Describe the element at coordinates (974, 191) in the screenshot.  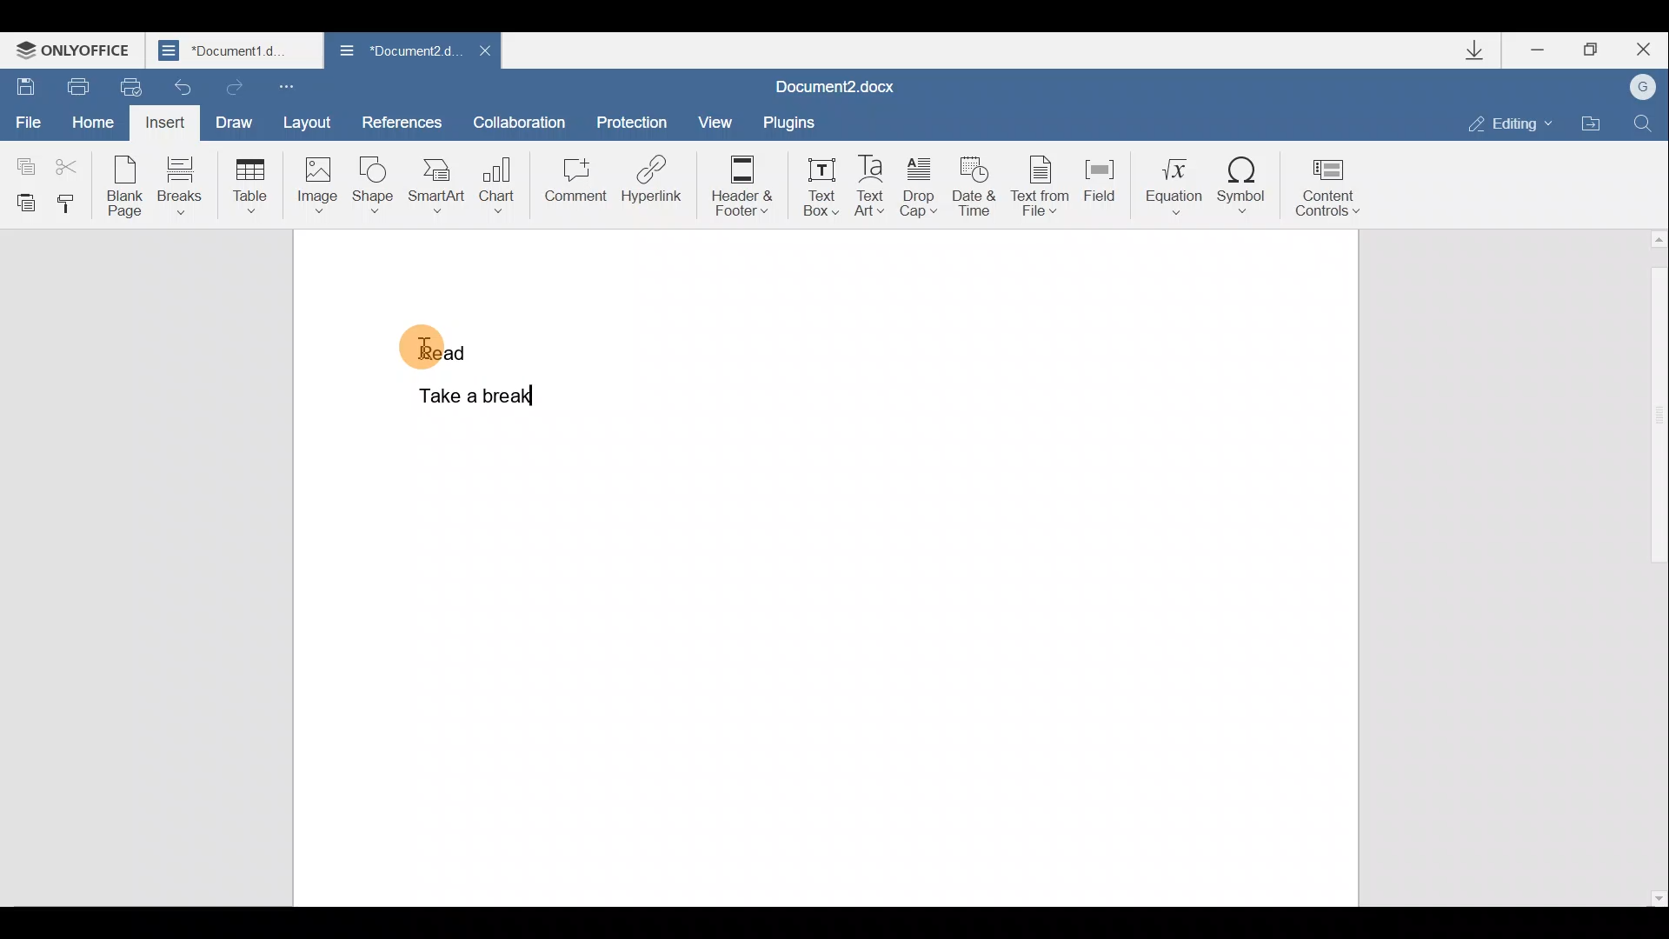
I see `Date & time` at that location.